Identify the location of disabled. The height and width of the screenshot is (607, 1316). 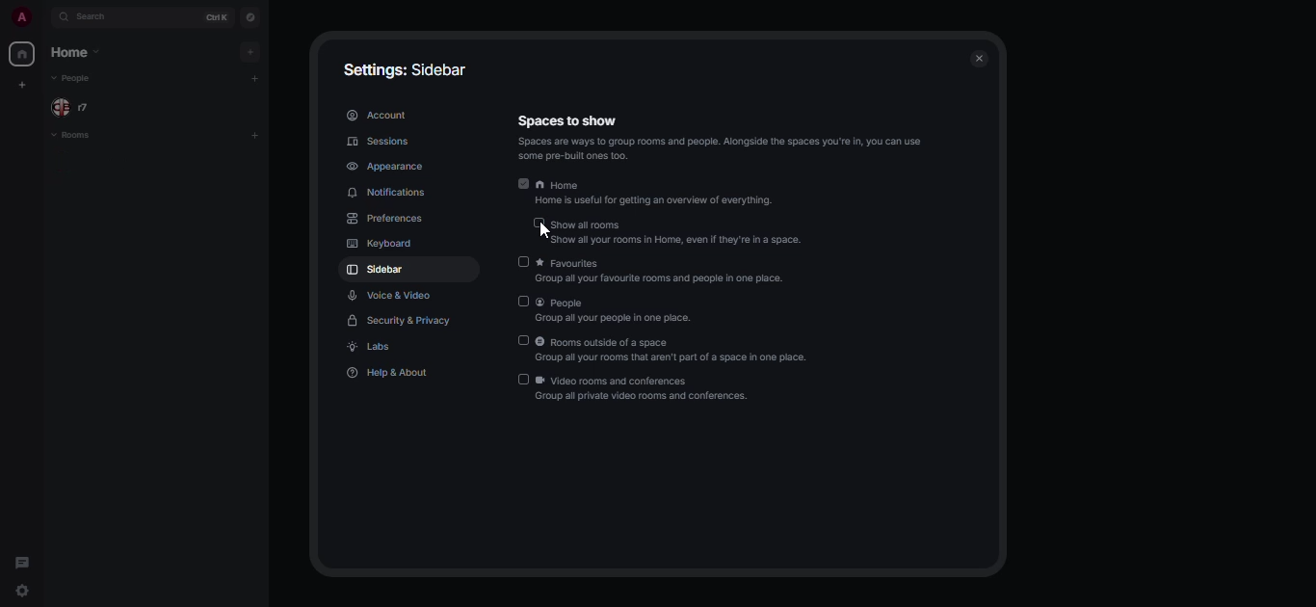
(540, 223).